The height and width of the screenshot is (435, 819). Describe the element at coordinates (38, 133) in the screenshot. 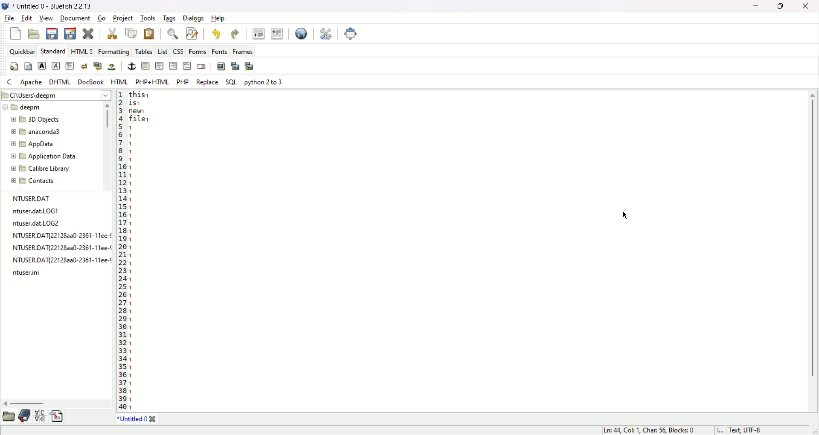

I see `Folder name` at that location.